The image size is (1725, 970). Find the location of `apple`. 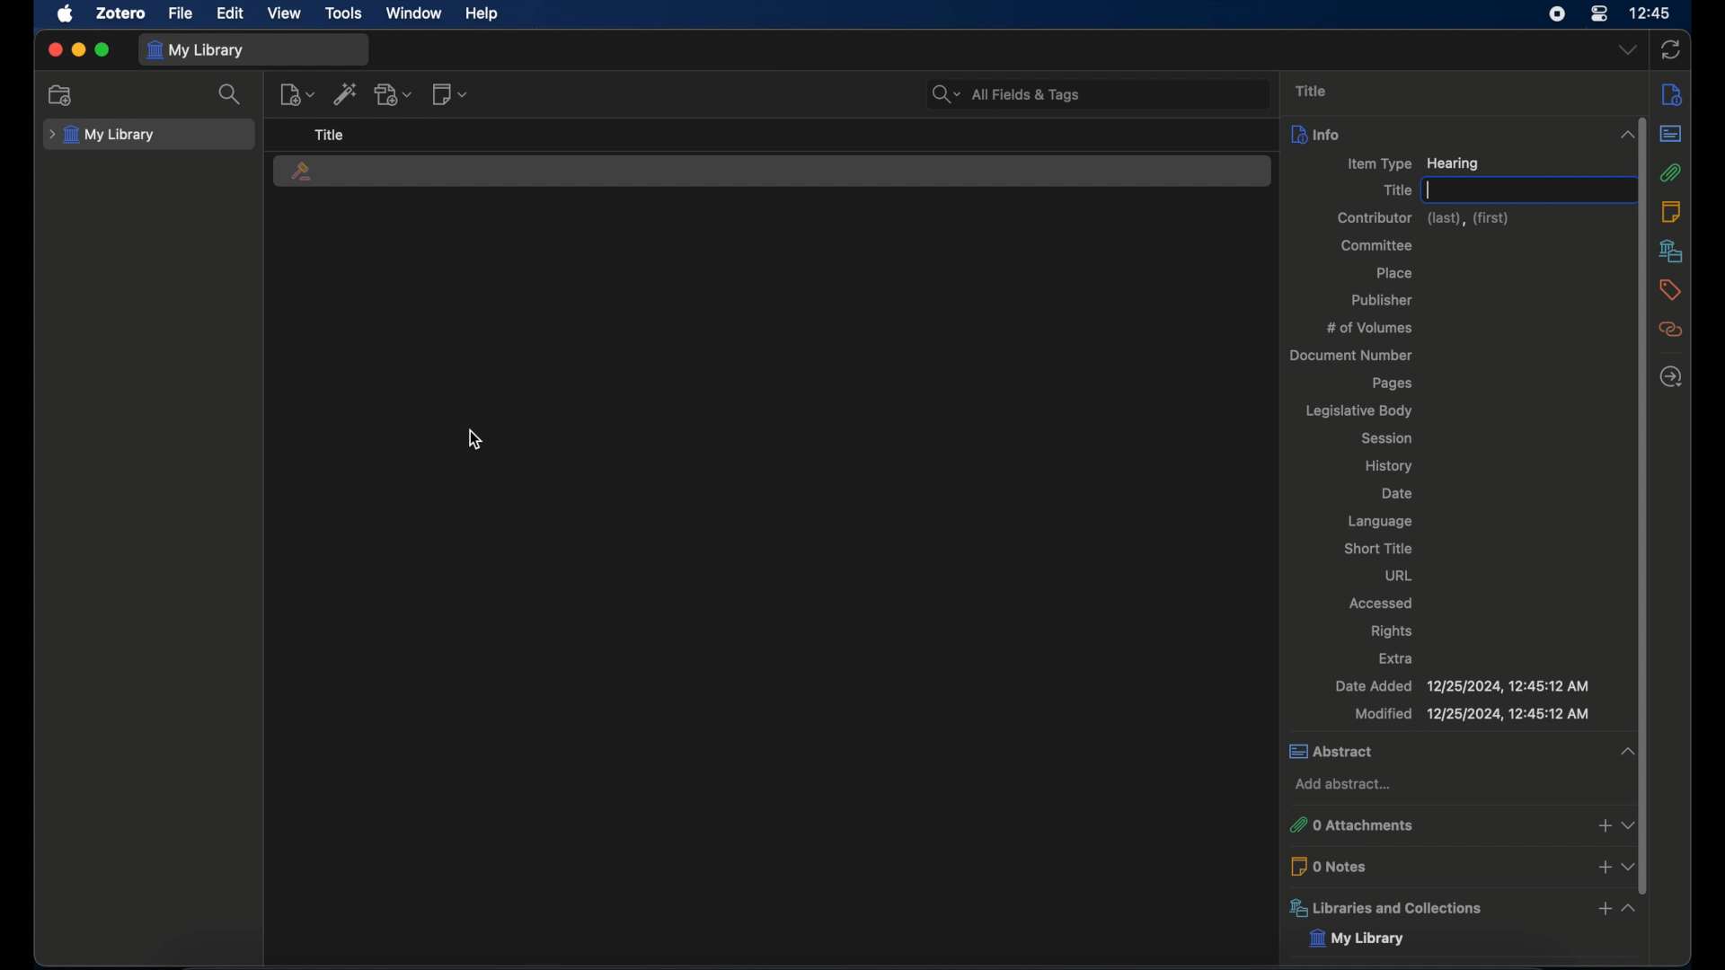

apple is located at coordinates (66, 13).